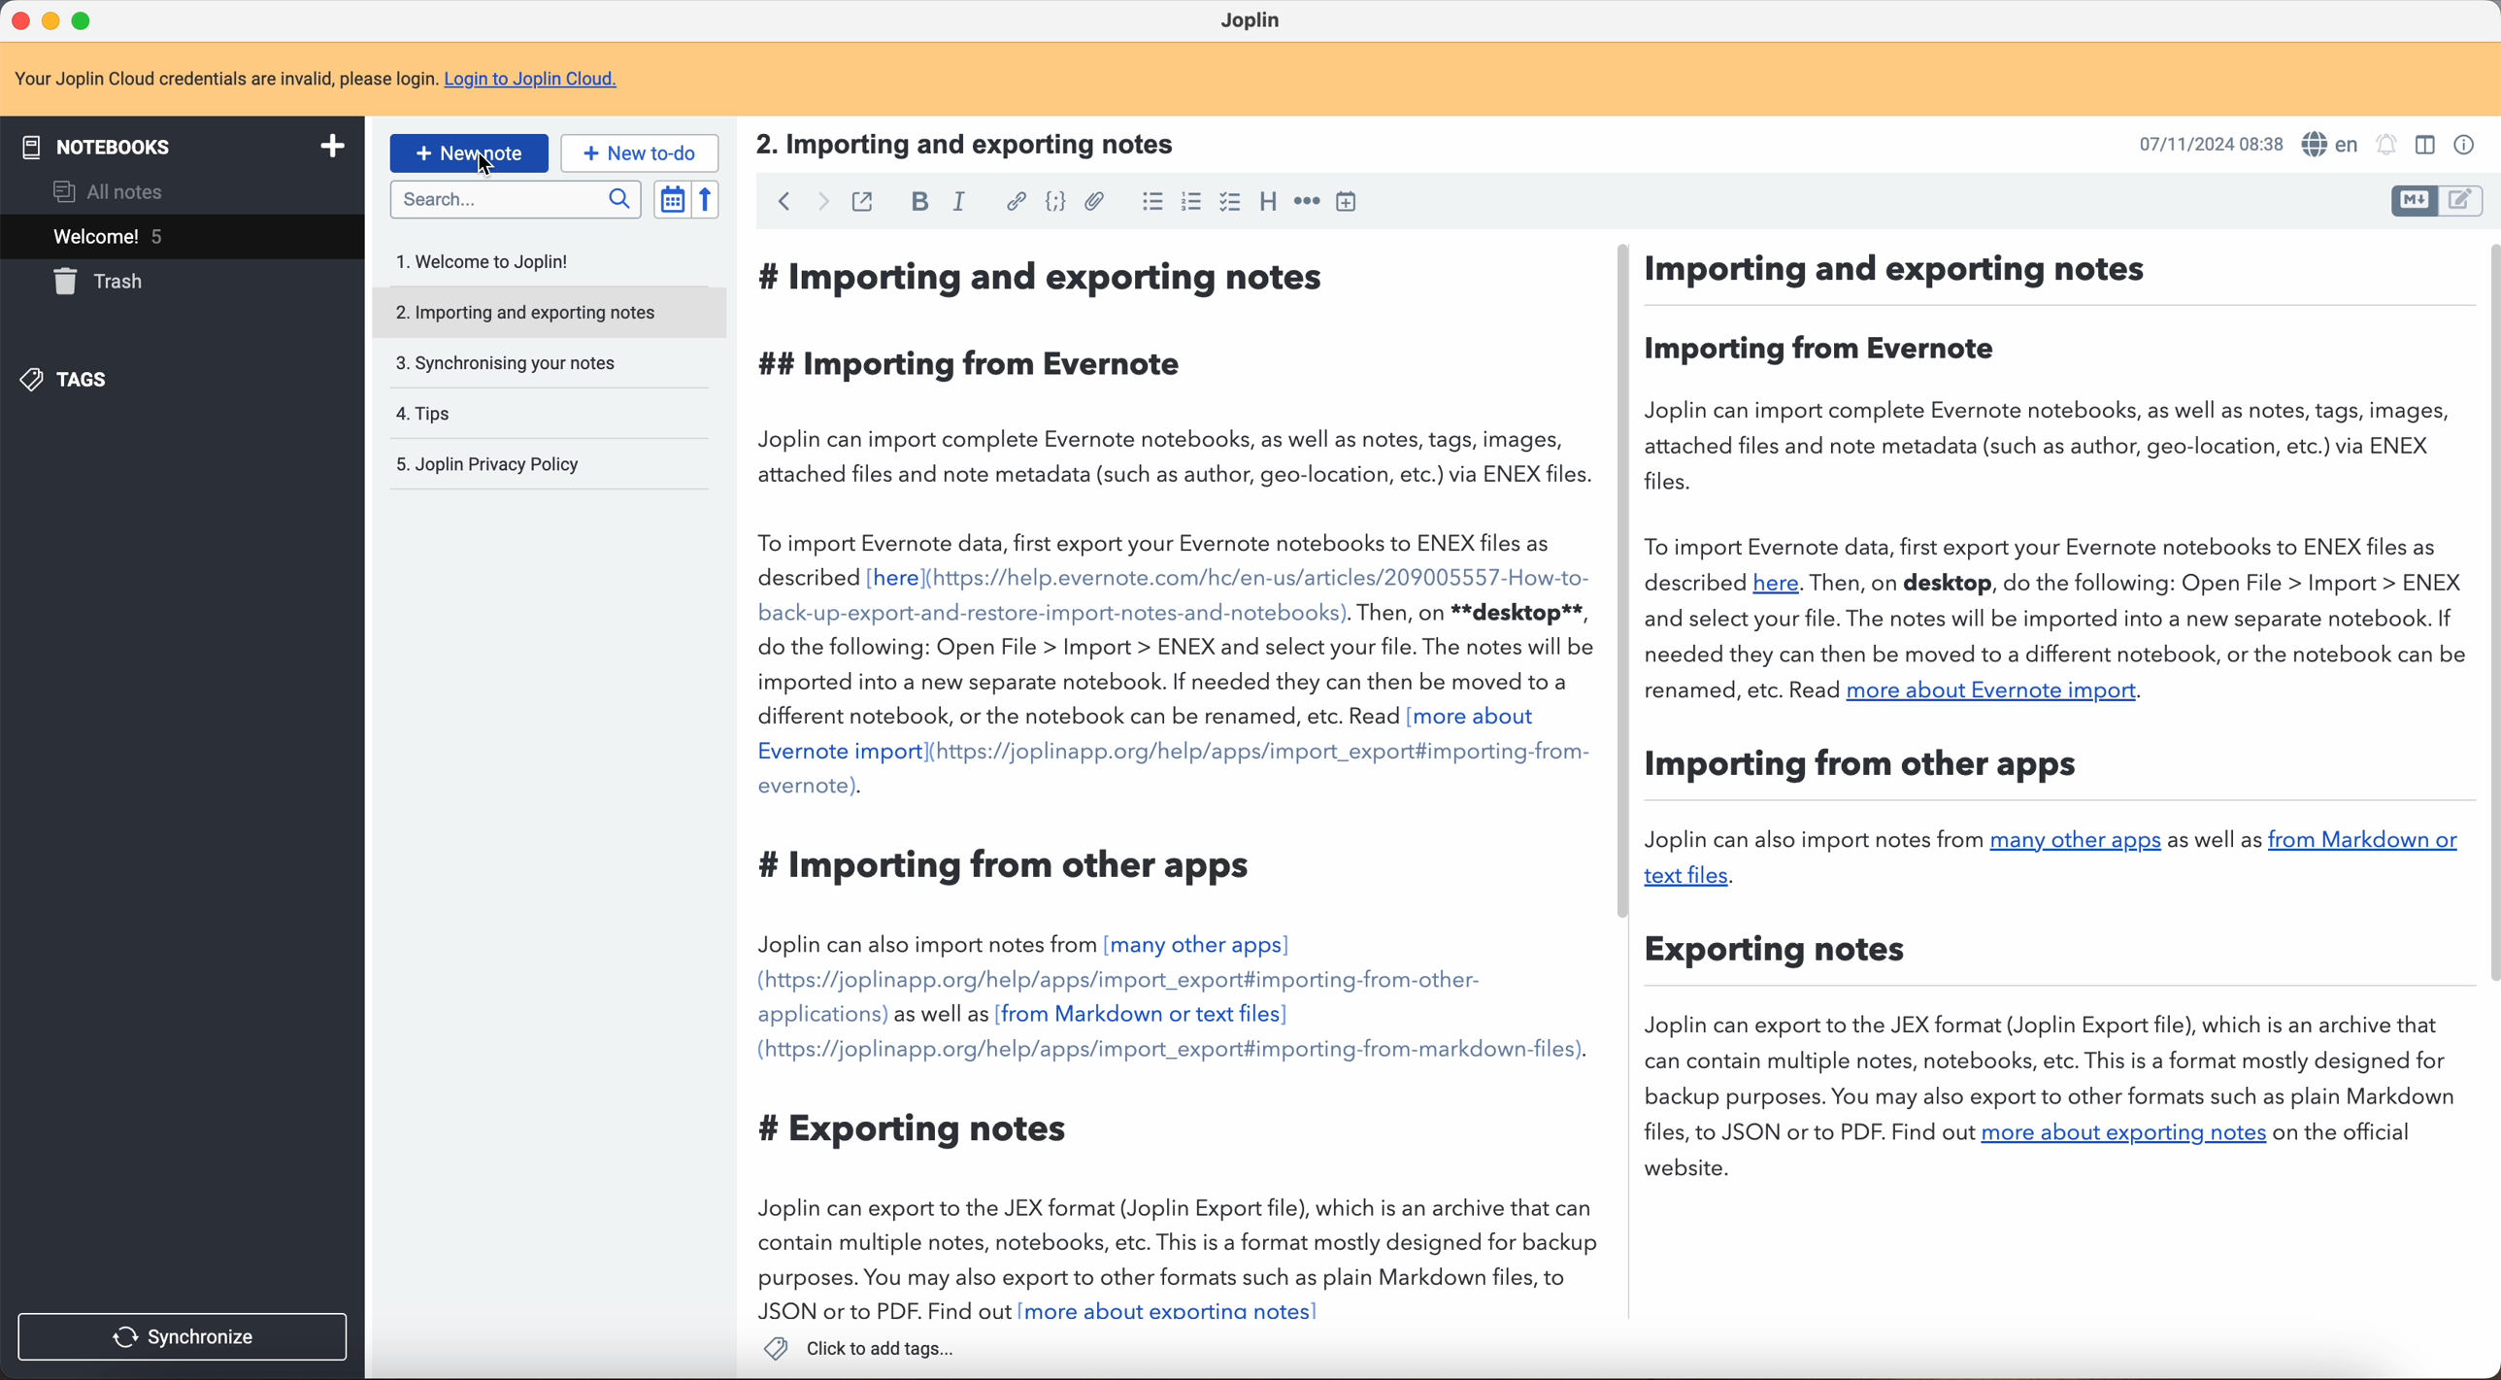  I want to click on trash, so click(103, 282).